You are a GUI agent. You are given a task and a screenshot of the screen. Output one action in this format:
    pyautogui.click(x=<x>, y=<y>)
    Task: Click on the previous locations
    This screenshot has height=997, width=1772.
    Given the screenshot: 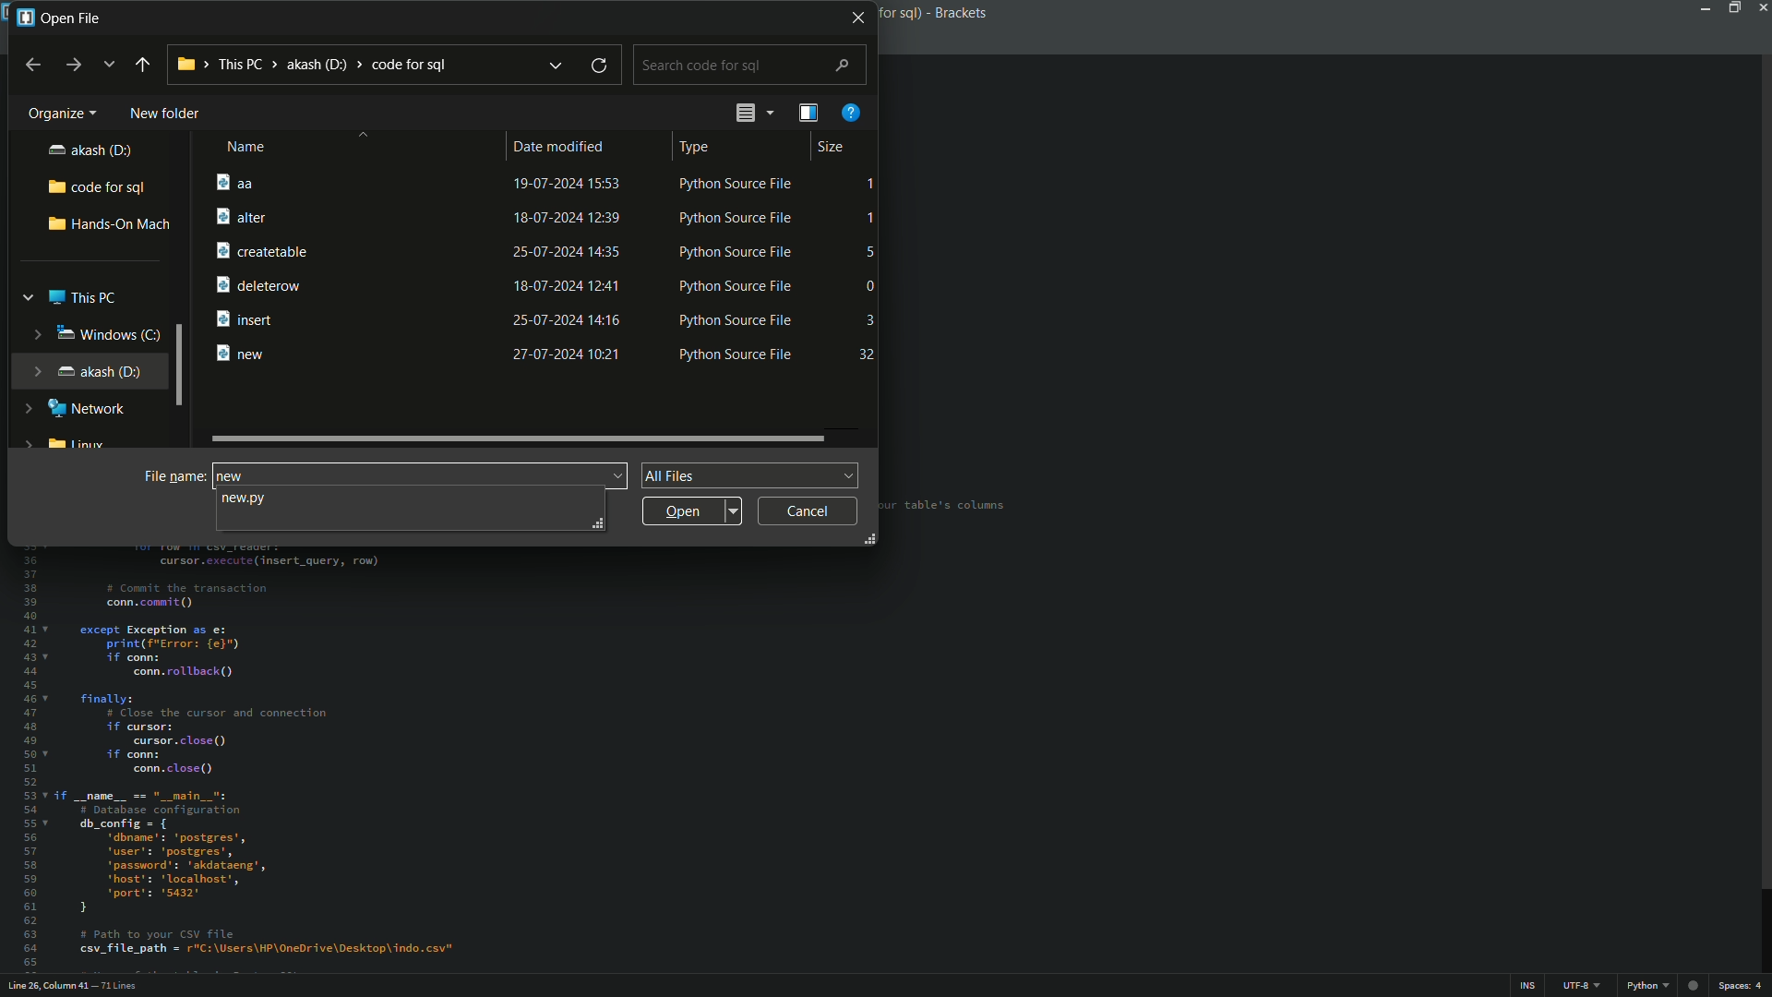 What is the action you would take?
    pyautogui.click(x=557, y=66)
    